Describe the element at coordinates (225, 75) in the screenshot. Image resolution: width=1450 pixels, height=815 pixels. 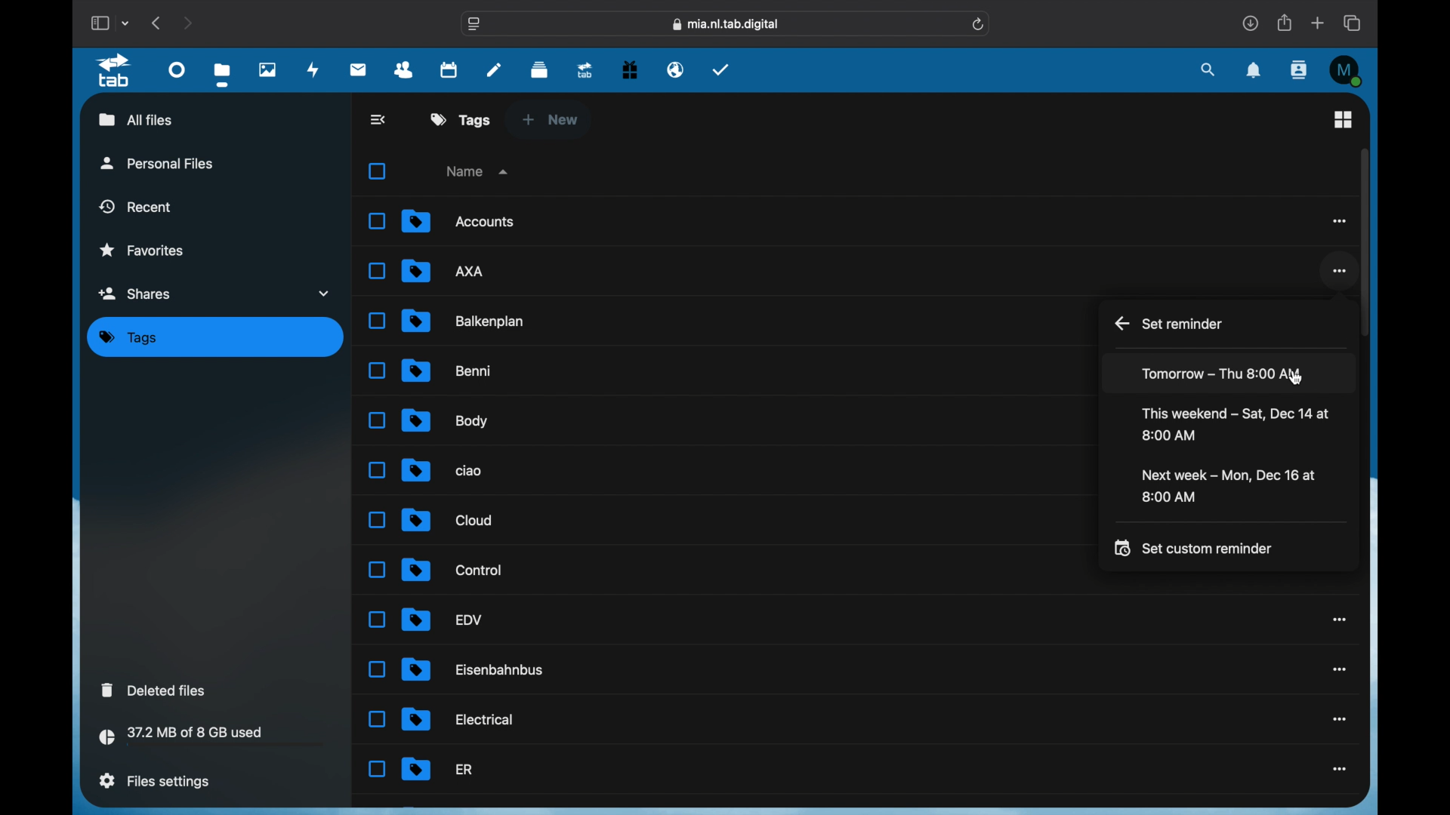
I see `files` at that location.